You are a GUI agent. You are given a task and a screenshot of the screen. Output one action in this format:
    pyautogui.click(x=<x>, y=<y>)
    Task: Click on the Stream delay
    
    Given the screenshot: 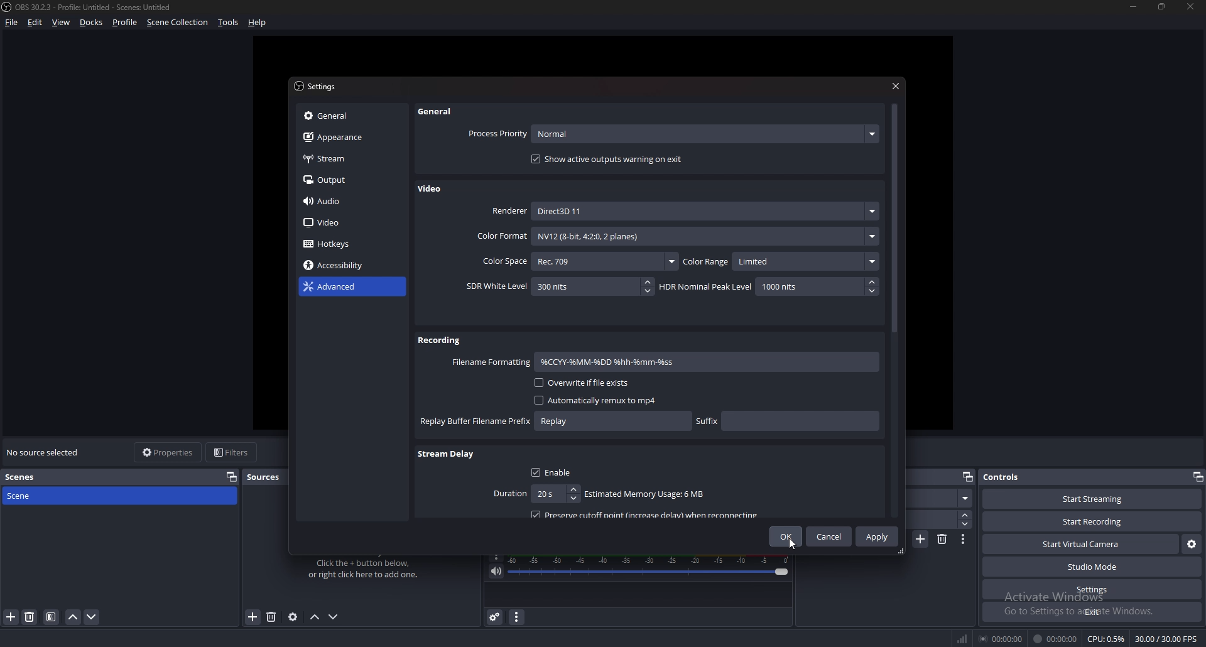 What is the action you would take?
    pyautogui.click(x=447, y=455)
    